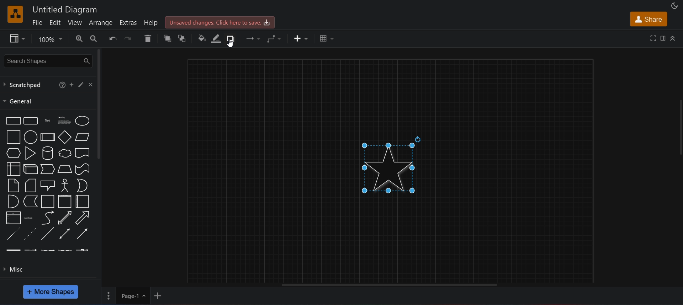 Image resolution: width=683 pixels, height=305 pixels. I want to click on arrow, so click(84, 218).